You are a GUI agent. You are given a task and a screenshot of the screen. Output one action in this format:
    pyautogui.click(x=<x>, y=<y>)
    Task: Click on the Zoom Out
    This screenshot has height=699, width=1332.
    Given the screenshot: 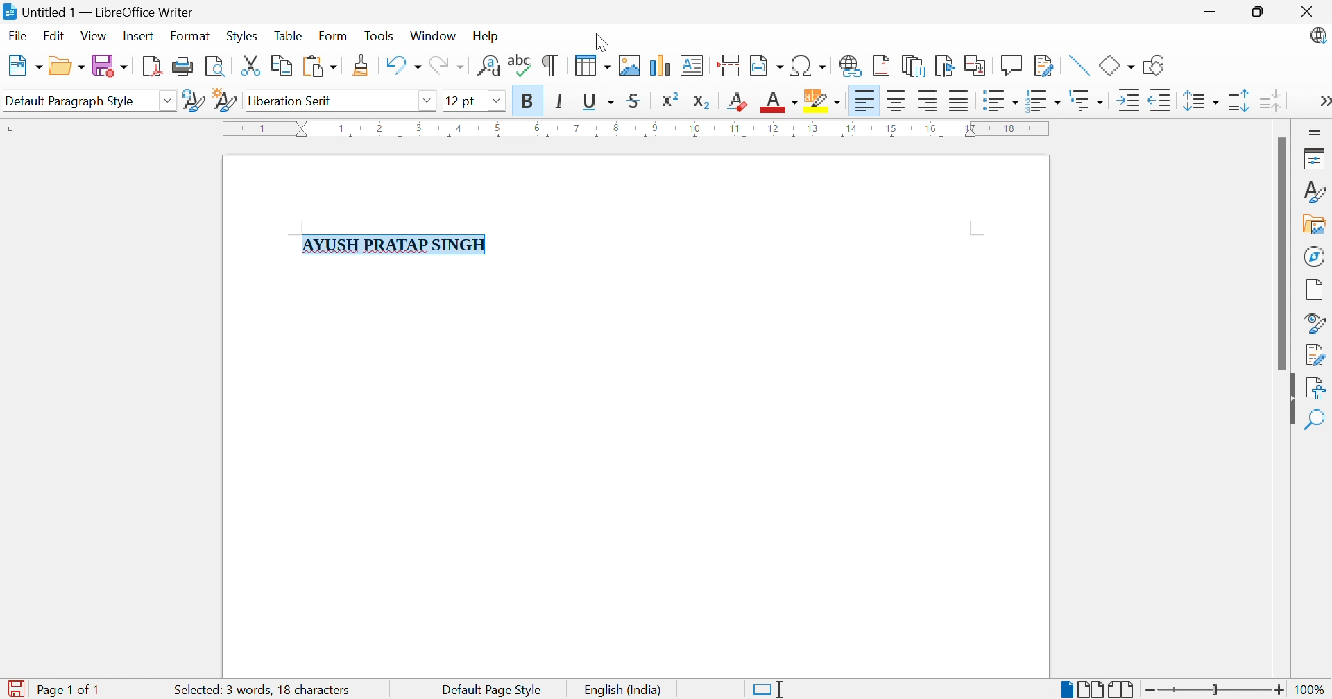 What is the action you would take?
    pyautogui.click(x=1151, y=689)
    